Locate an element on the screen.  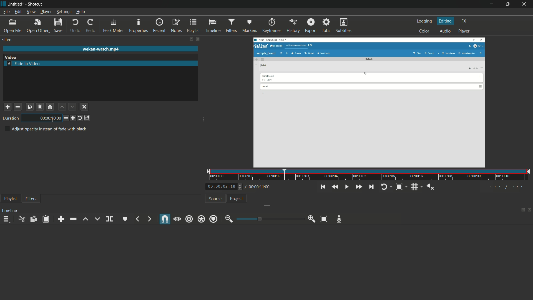
copy checked filter is located at coordinates (29, 106).